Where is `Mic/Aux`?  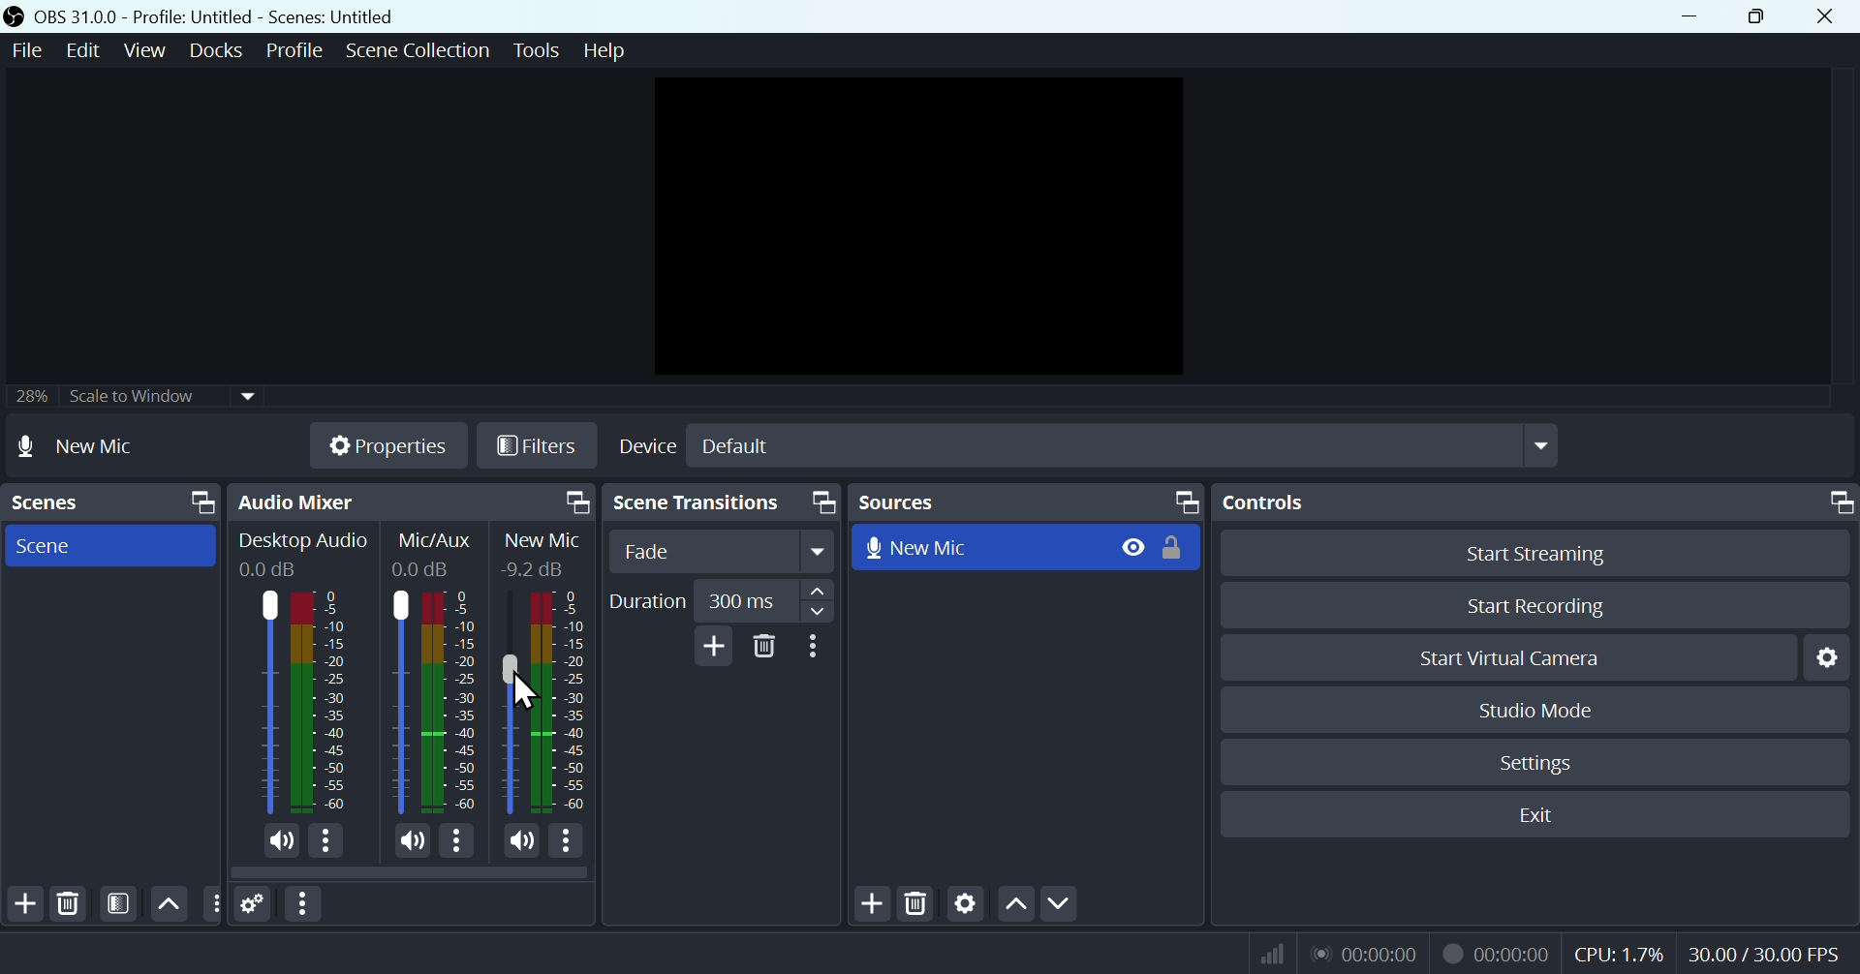
Mic/Aux is located at coordinates (399, 701).